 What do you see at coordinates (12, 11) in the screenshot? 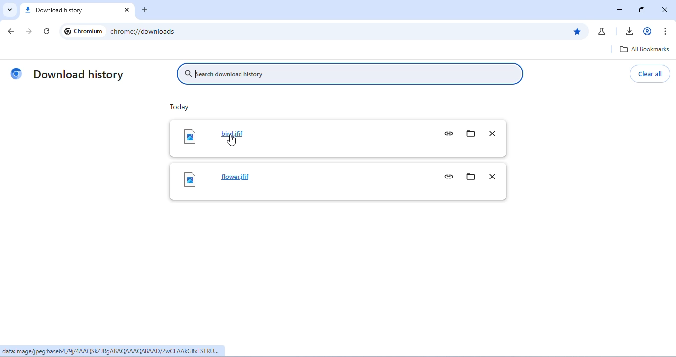
I see `search tab` at bounding box center [12, 11].